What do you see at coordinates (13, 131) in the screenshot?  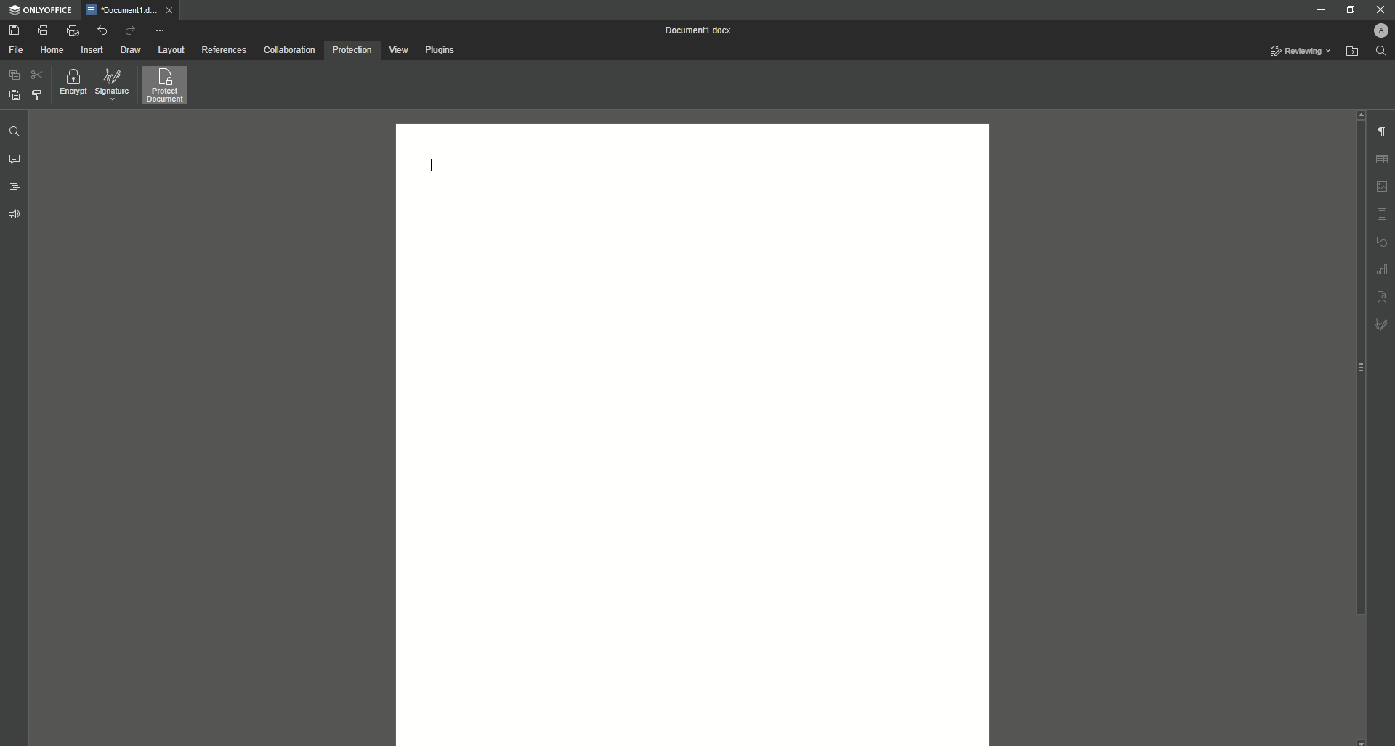 I see `Find` at bounding box center [13, 131].